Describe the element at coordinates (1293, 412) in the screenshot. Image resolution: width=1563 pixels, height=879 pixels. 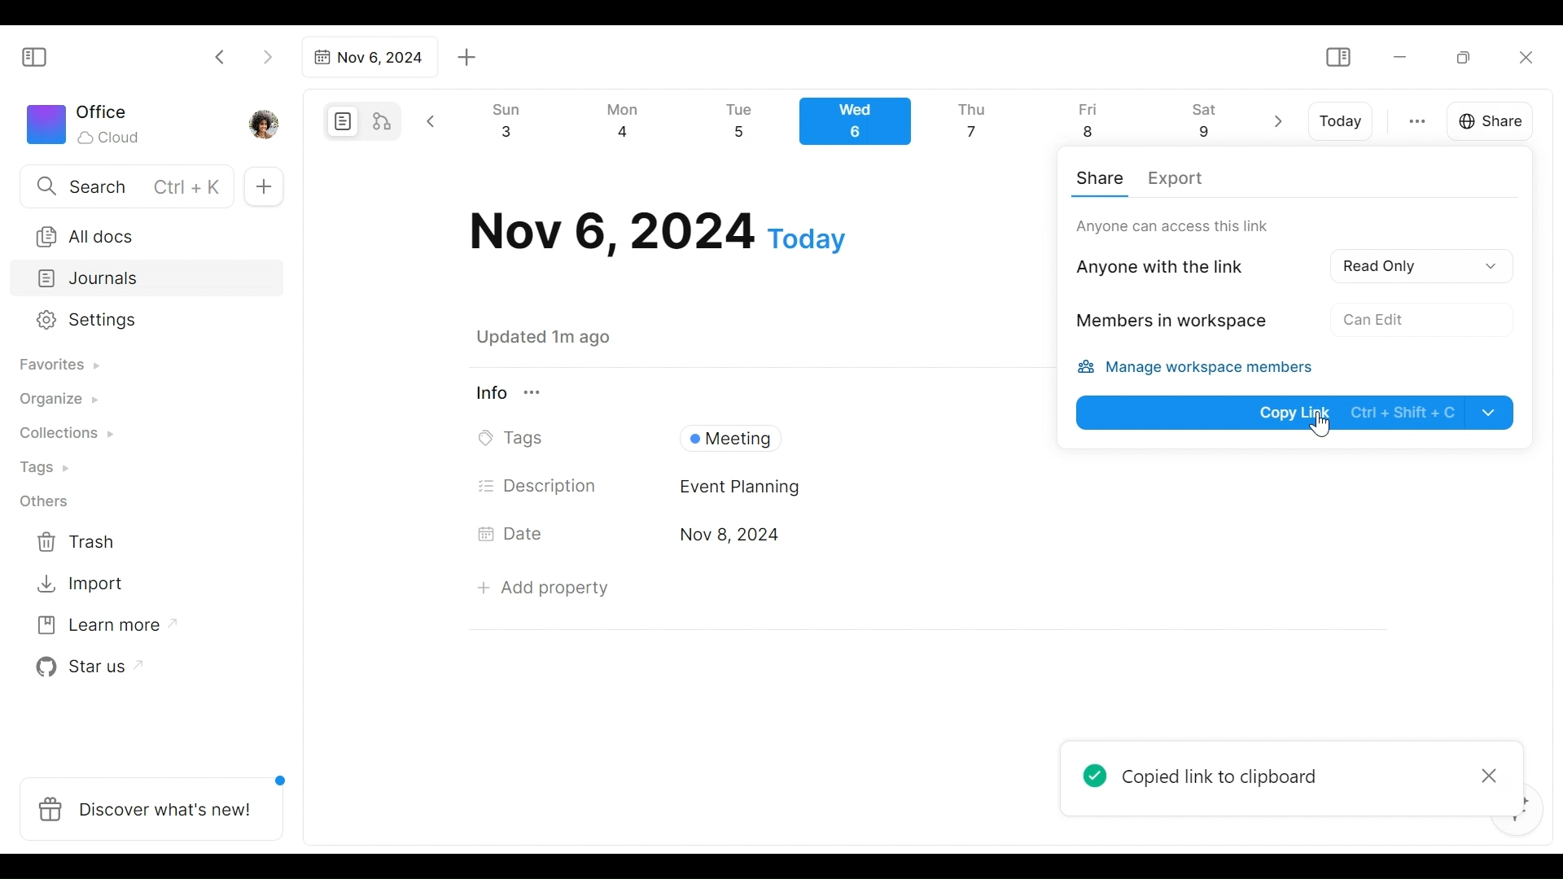
I see `Copy Link` at that location.